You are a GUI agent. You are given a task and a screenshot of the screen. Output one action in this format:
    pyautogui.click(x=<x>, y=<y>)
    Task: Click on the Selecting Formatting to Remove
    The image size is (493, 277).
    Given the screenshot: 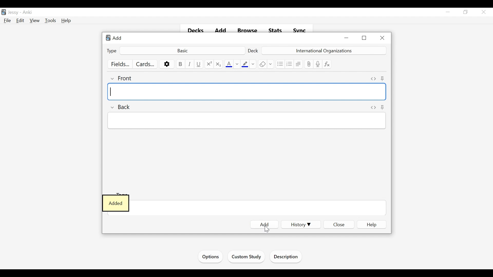 What is the action you would take?
    pyautogui.click(x=270, y=64)
    